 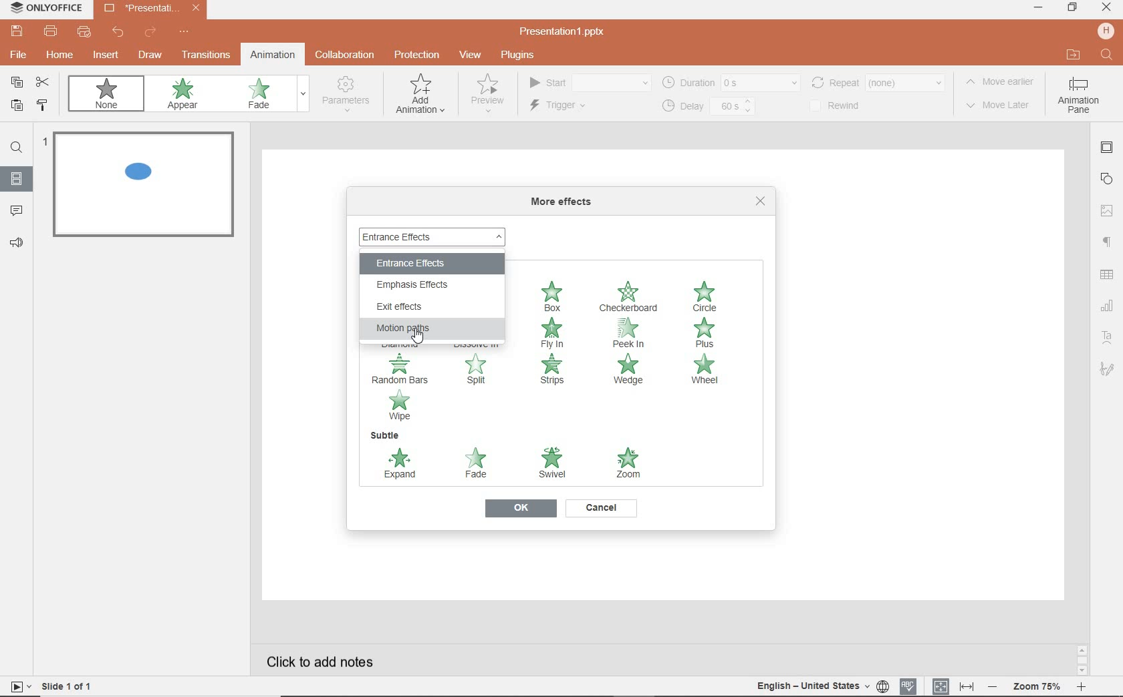 I want to click on profile, so click(x=1104, y=31).